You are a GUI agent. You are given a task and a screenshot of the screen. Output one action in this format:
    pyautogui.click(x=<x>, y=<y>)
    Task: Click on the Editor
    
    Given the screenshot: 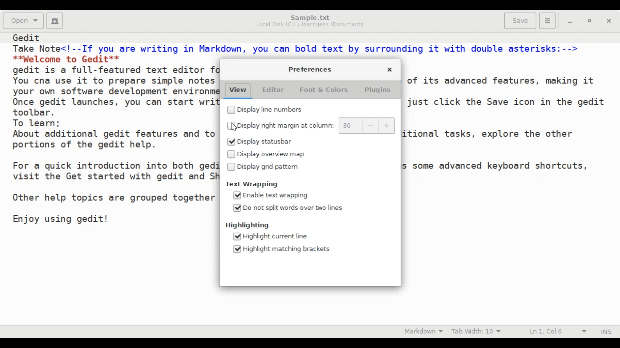 What is the action you would take?
    pyautogui.click(x=273, y=89)
    